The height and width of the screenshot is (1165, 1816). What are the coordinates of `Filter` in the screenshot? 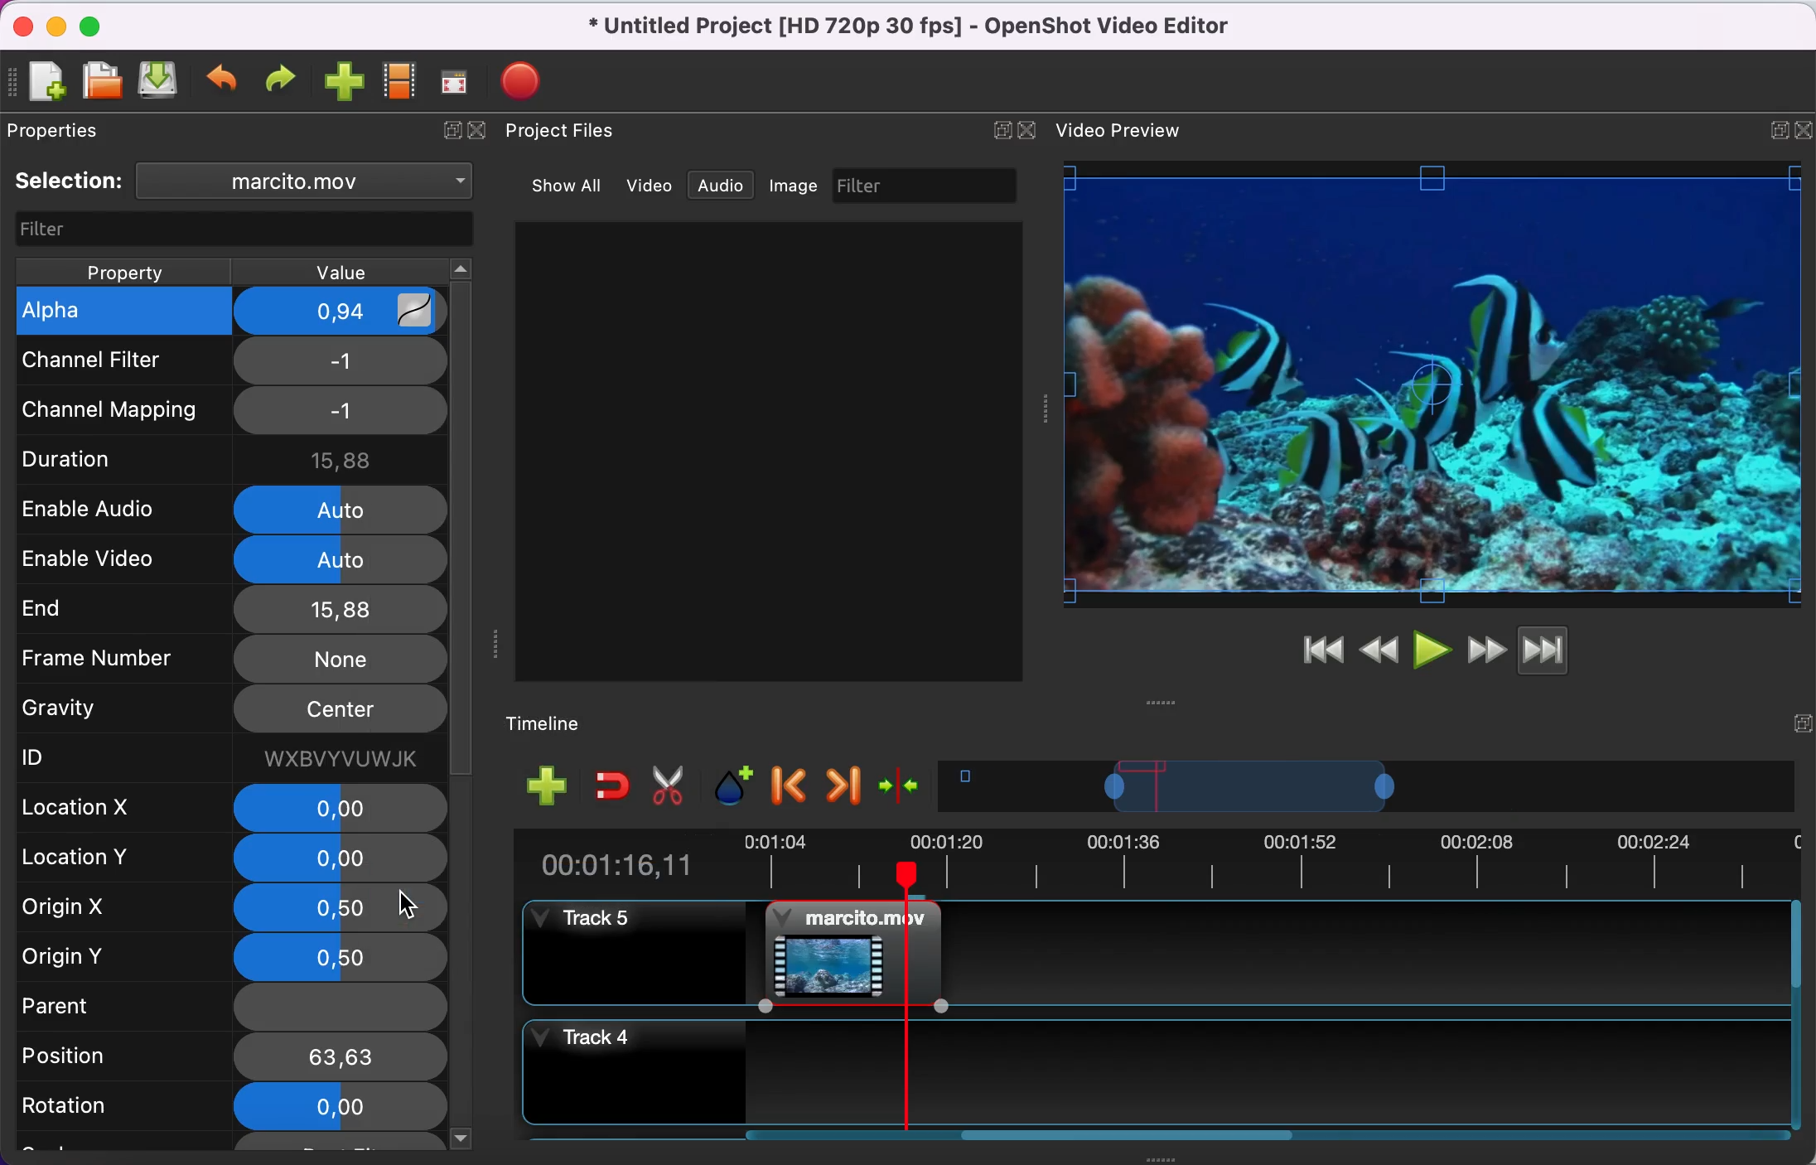 It's located at (231, 229).